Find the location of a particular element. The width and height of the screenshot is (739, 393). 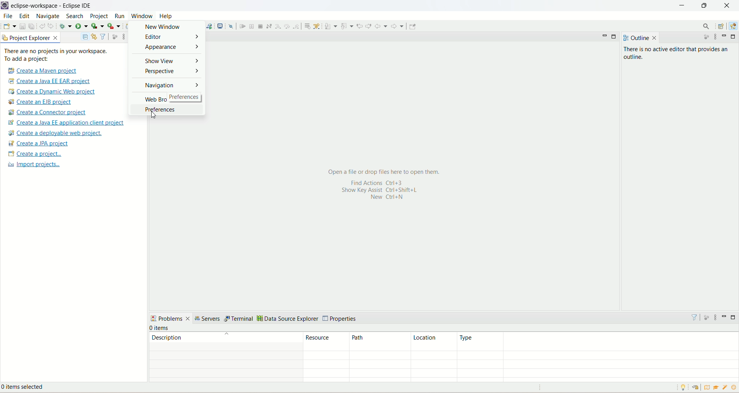

edit is located at coordinates (24, 17).